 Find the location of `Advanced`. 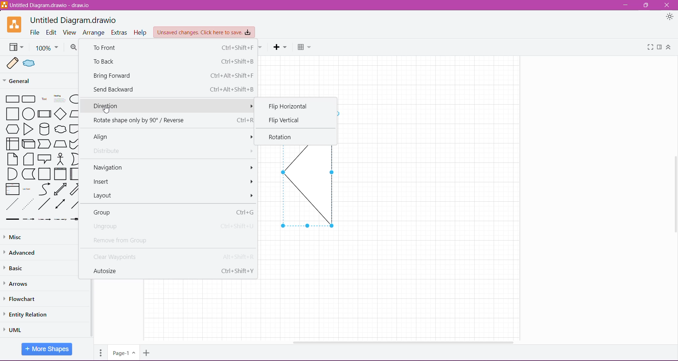

Advanced is located at coordinates (22, 254).